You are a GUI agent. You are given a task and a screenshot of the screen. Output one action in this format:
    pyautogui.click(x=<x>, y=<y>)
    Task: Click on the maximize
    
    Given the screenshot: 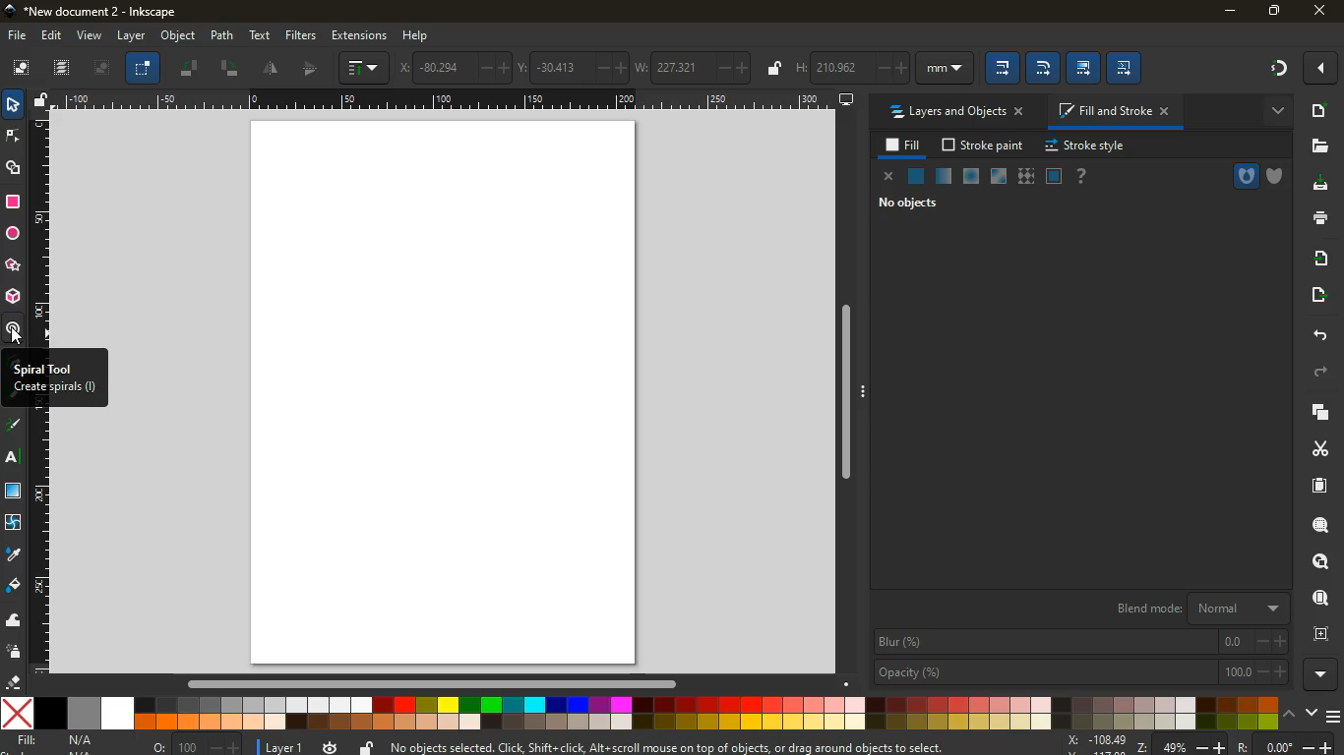 What is the action you would take?
    pyautogui.click(x=1272, y=10)
    